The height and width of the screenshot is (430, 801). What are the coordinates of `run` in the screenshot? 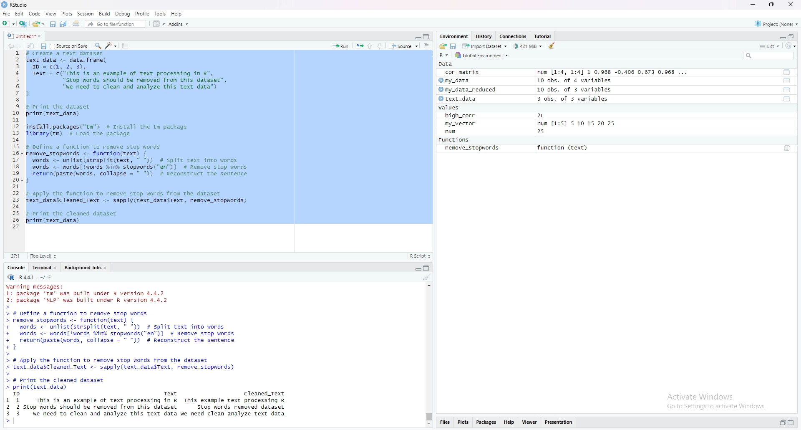 It's located at (340, 46).